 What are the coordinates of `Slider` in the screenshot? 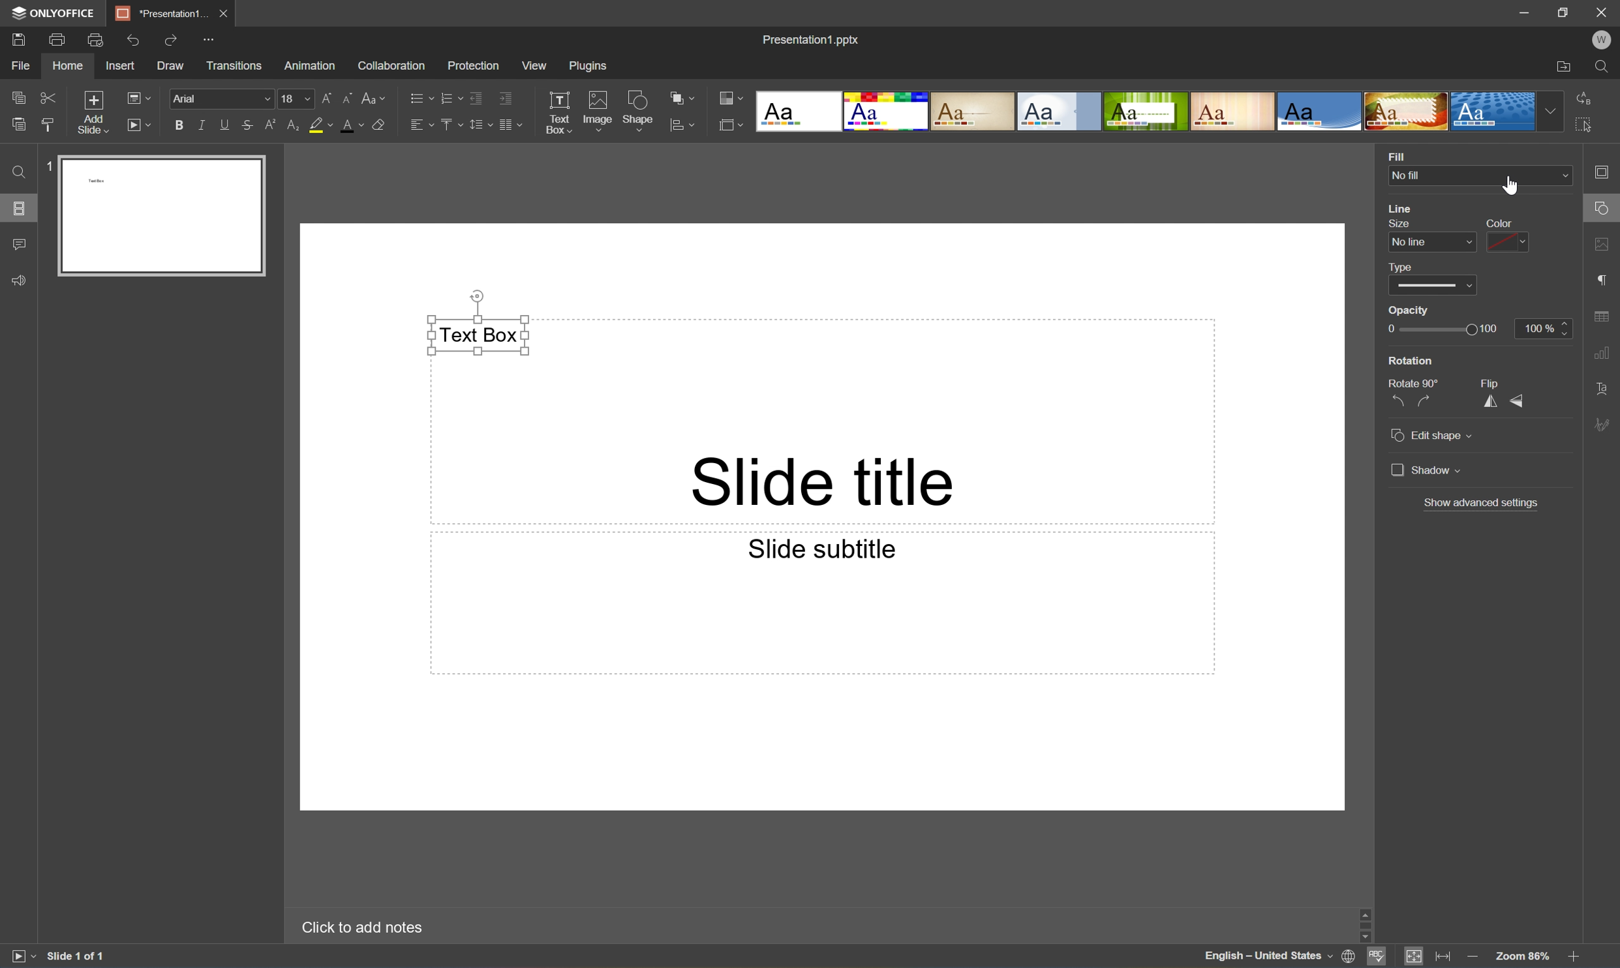 It's located at (1442, 331).